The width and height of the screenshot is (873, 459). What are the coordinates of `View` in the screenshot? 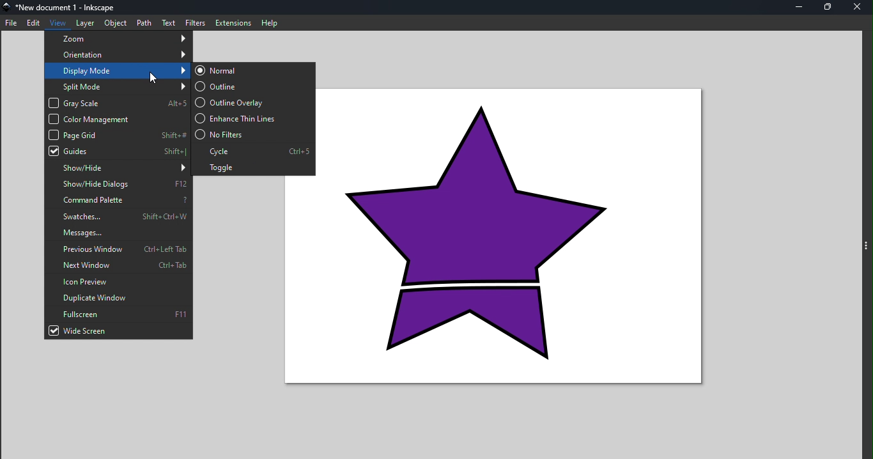 It's located at (59, 22).